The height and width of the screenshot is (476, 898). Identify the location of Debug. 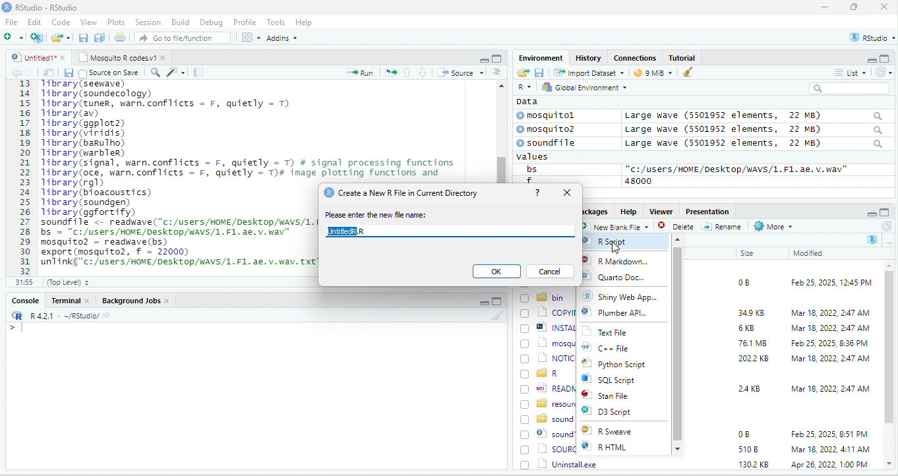
(211, 22).